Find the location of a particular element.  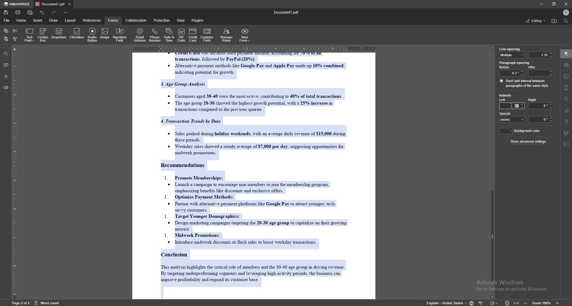

forms is located at coordinates (114, 20).